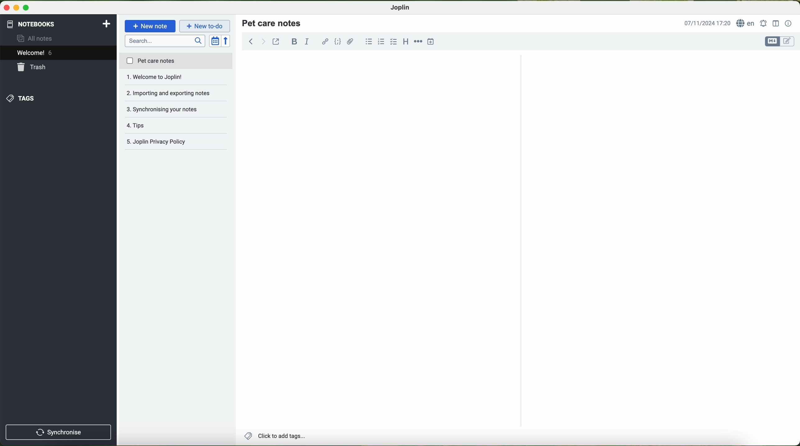 This screenshot has height=446, width=800. I want to click on horizontal rule, so click(418, 41).